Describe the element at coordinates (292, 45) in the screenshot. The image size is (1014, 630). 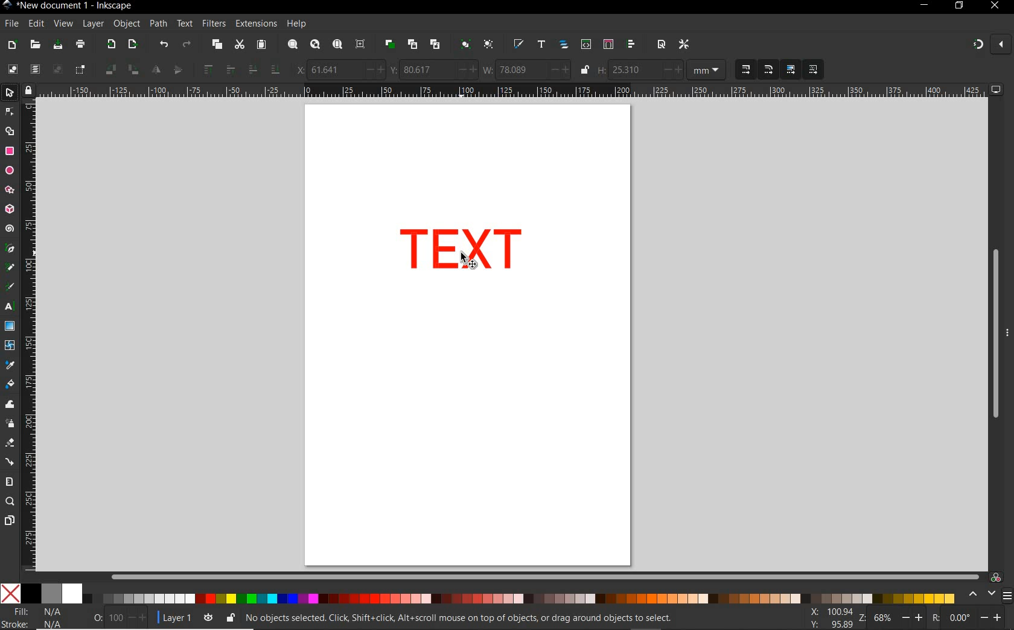
I see `zoom selection` at that location.